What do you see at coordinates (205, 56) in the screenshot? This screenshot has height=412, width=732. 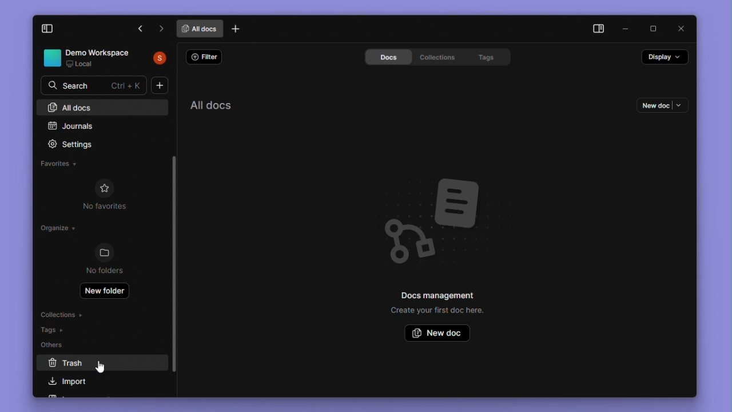 I see `Filter` at bounding box center [205, 56].